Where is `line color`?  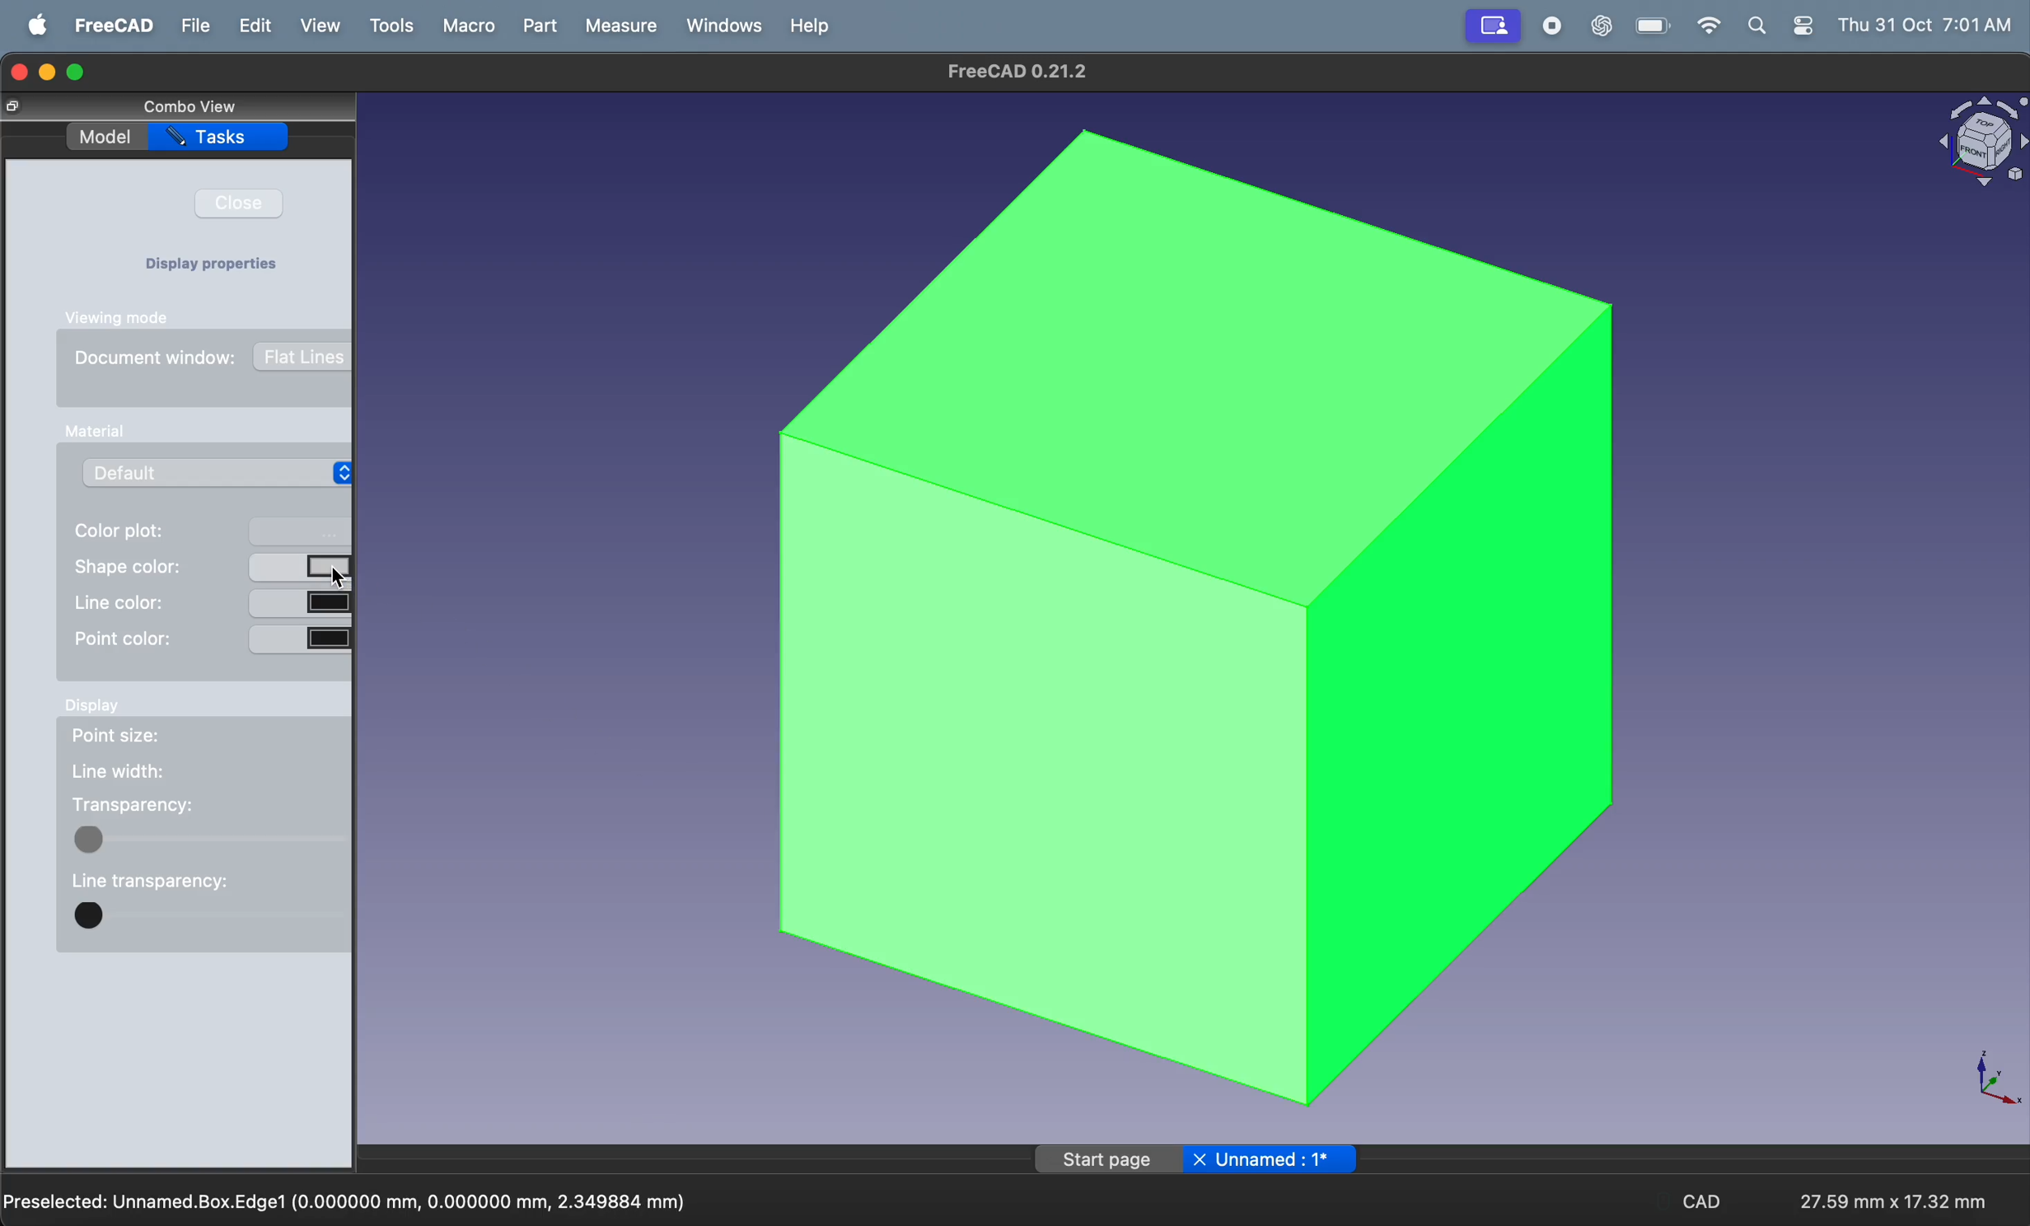
line color is located at coordinates (210, 601).